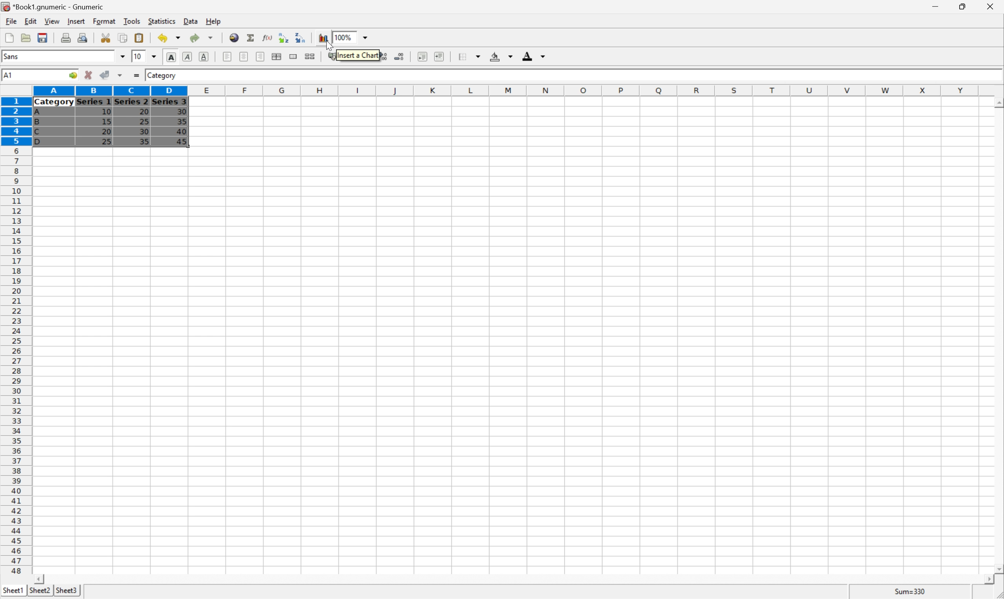 The height and width of the screenshot is (599, 1004). I want to click on Series 1, so click(94, 102).